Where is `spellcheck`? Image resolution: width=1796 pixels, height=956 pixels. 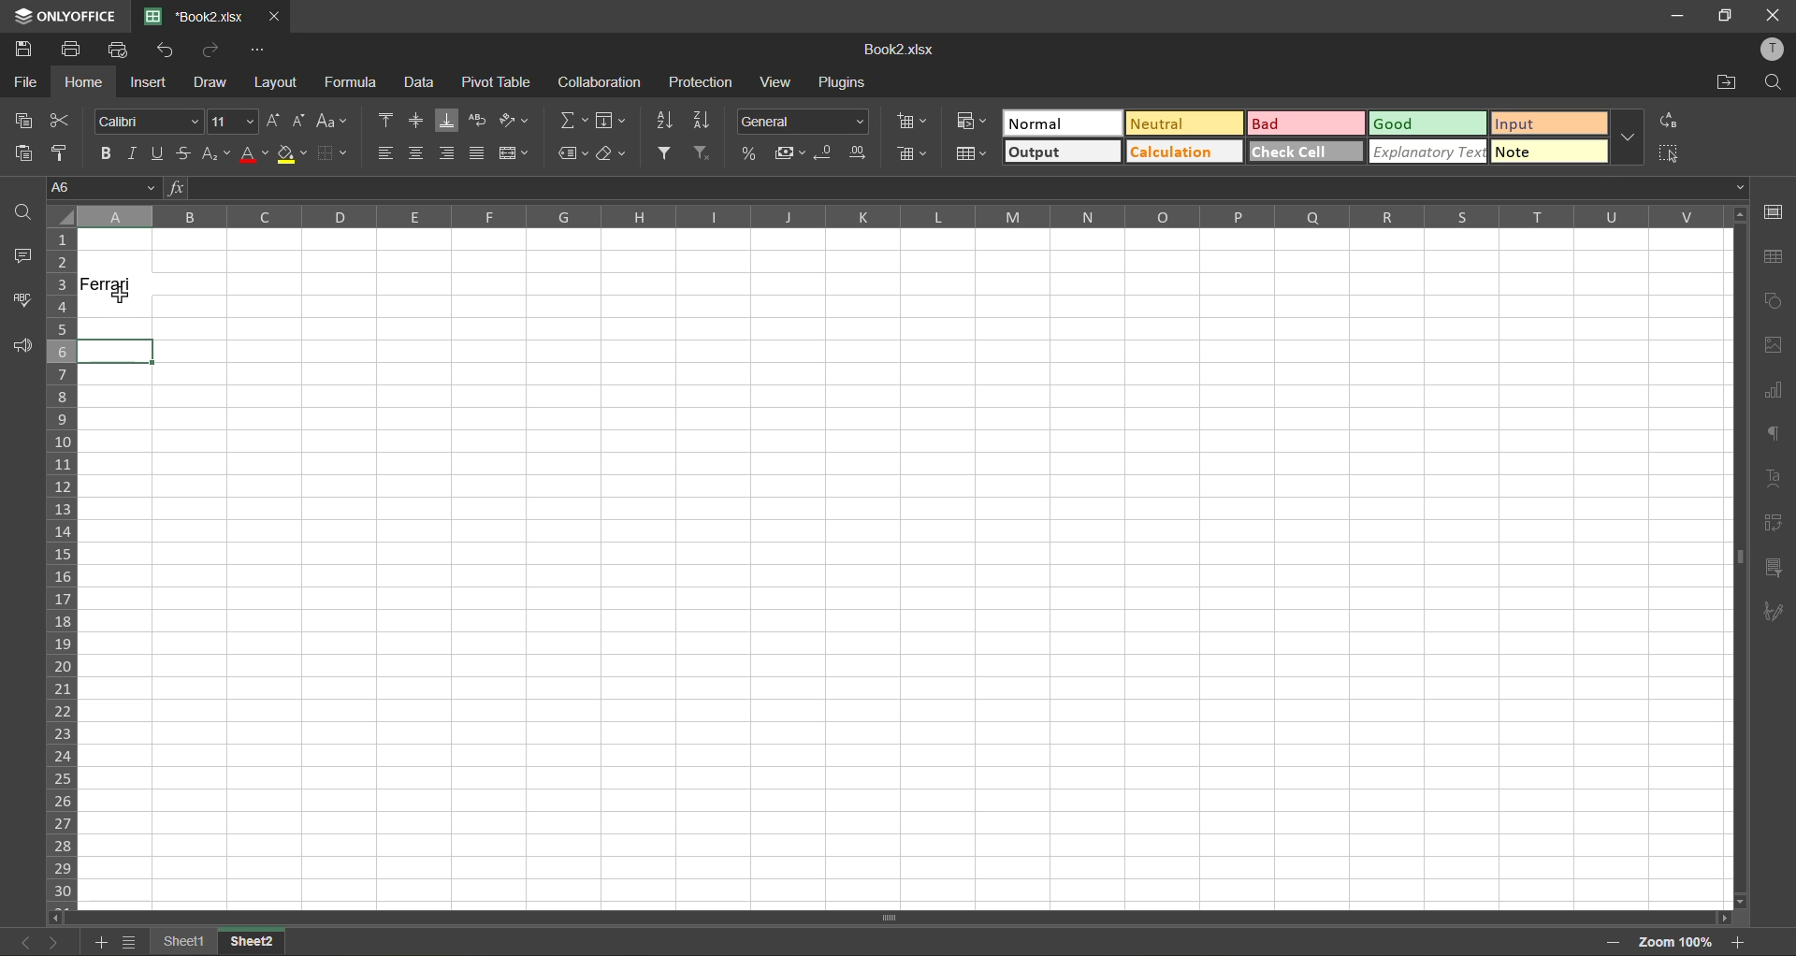
spellcheck is located at coordinates (22, 302).